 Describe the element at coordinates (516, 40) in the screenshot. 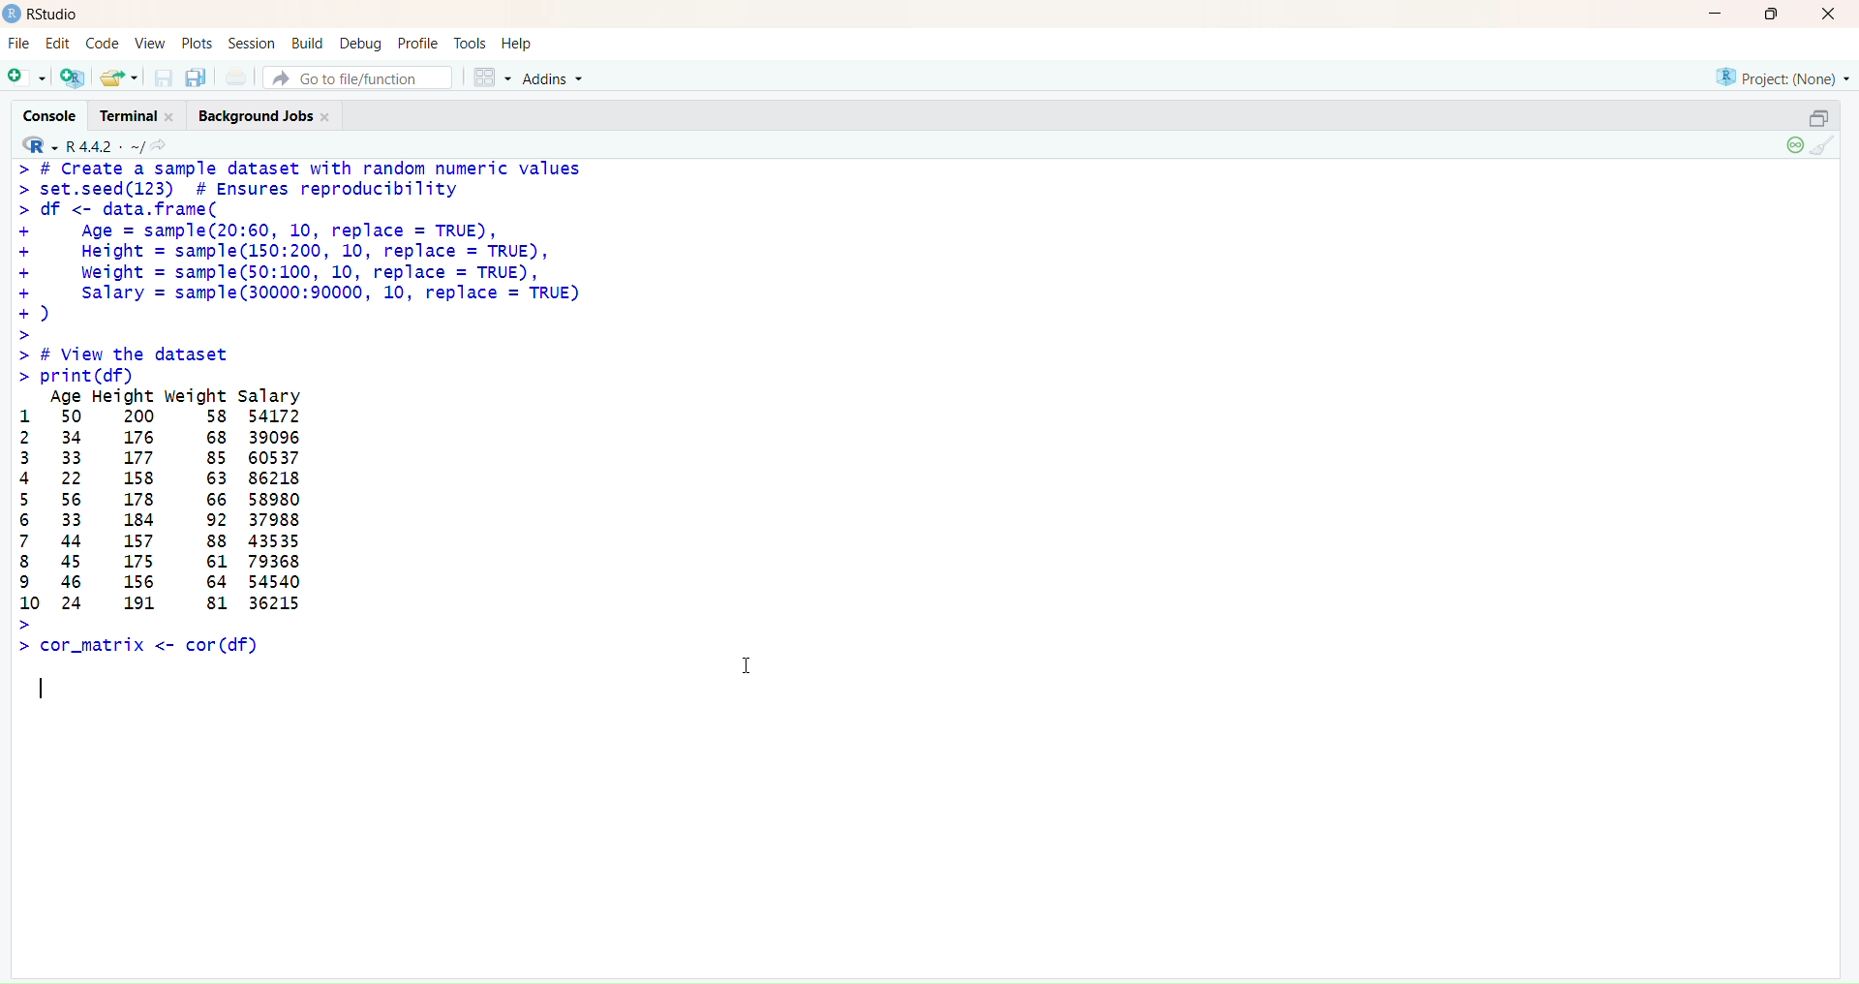

I see `Help` at that location.